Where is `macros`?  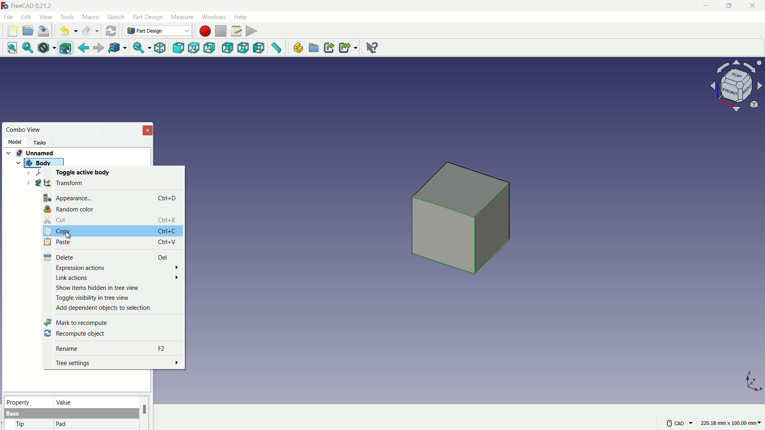 macros is located at coordinates (236, 31).